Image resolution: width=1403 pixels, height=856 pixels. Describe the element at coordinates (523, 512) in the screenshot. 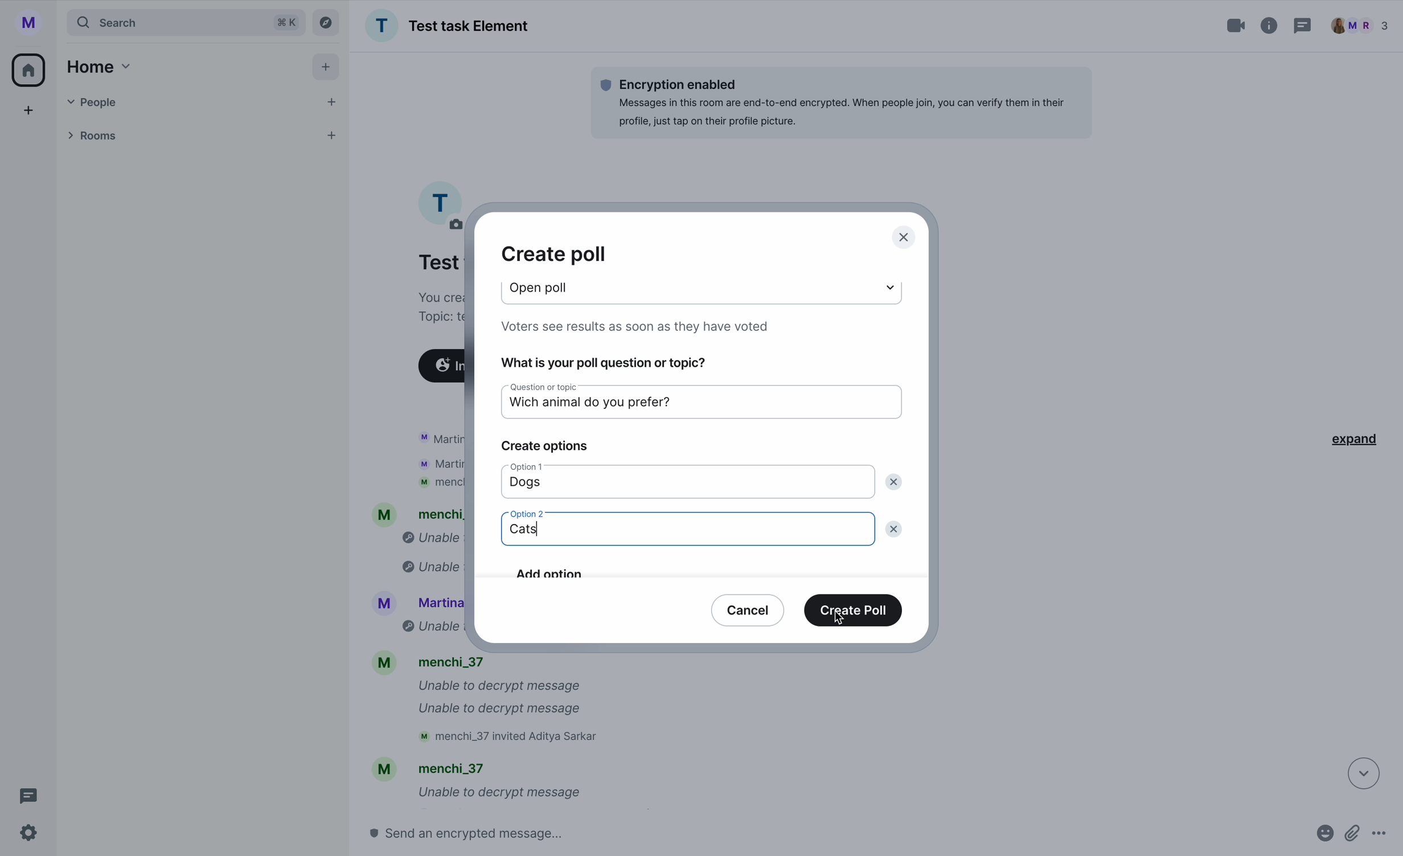

I see `option 2` at that location.